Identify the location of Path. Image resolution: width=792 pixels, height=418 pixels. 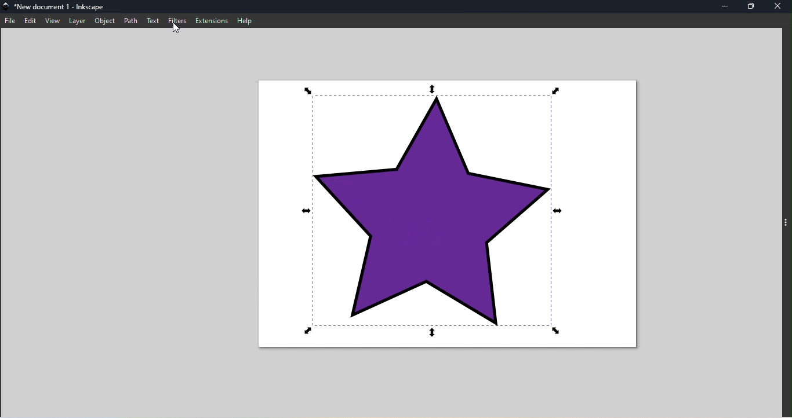
(130, 22).